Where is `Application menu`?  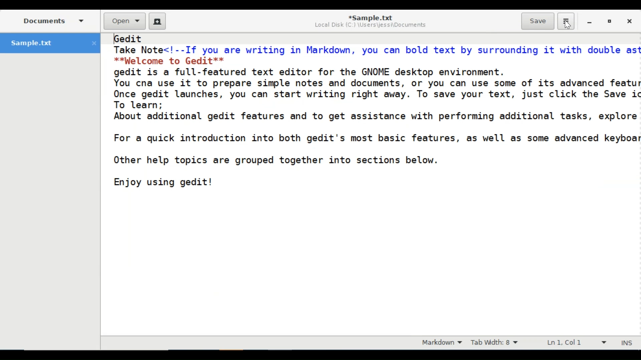 Application menu is located at coordinates (566, 21).